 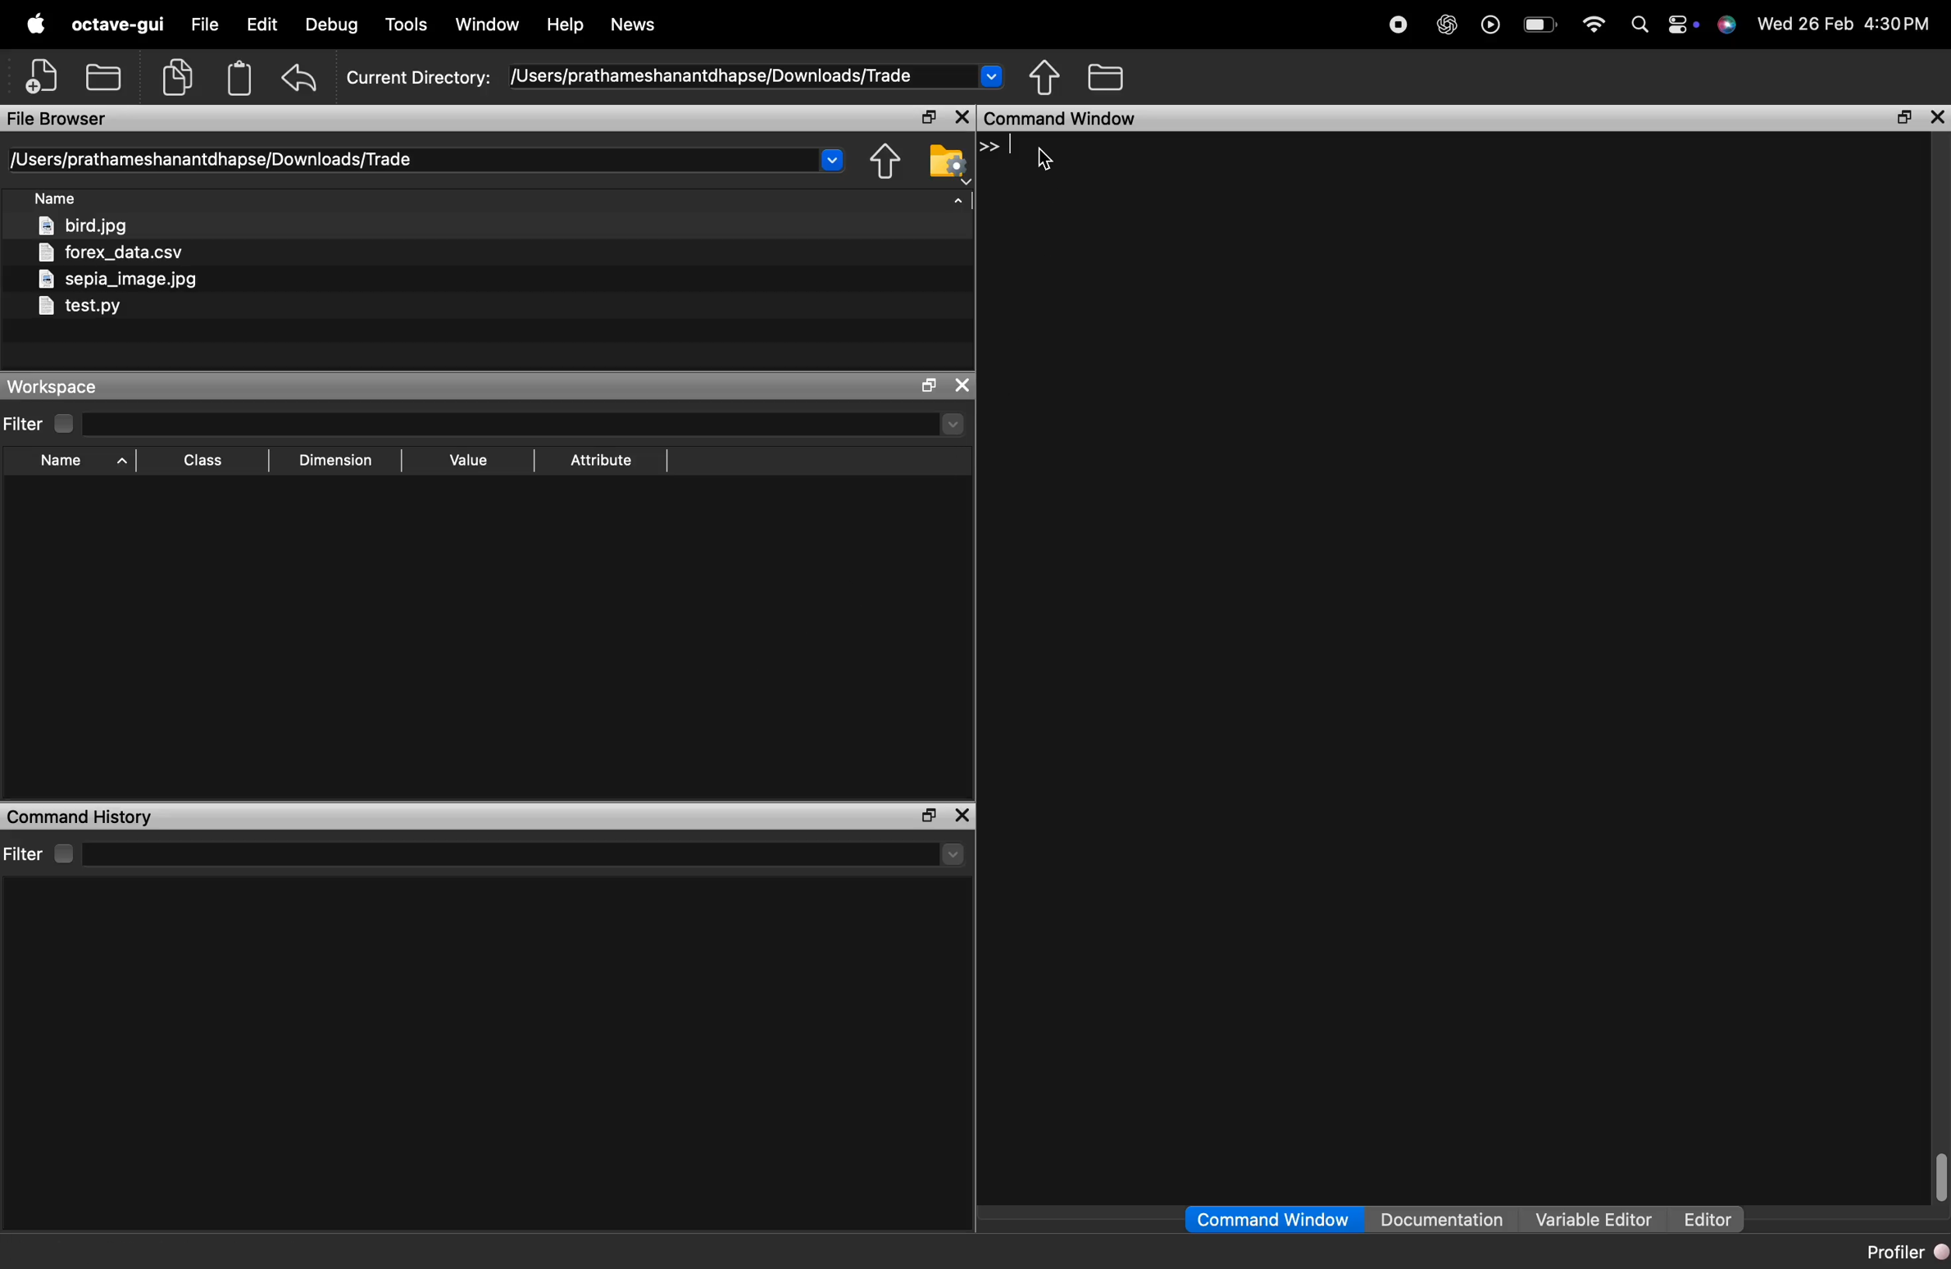 I want to click on command window, so click(x=1064, y=117).